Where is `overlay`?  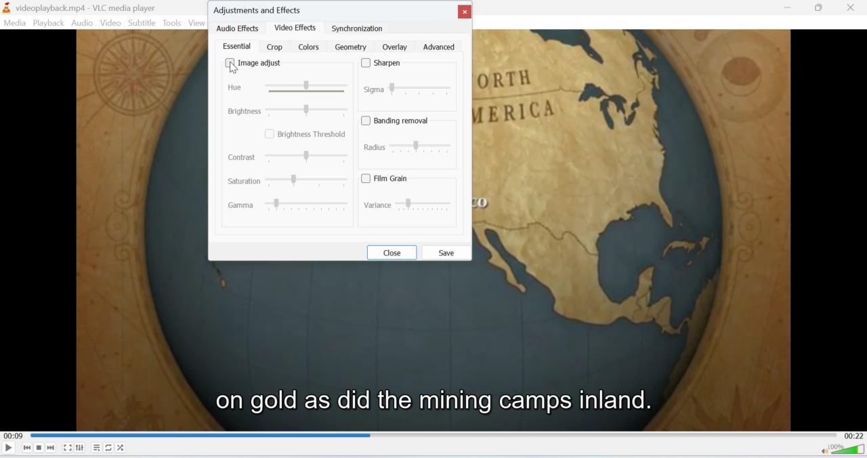
overlay is located at coordinates (394, 47).